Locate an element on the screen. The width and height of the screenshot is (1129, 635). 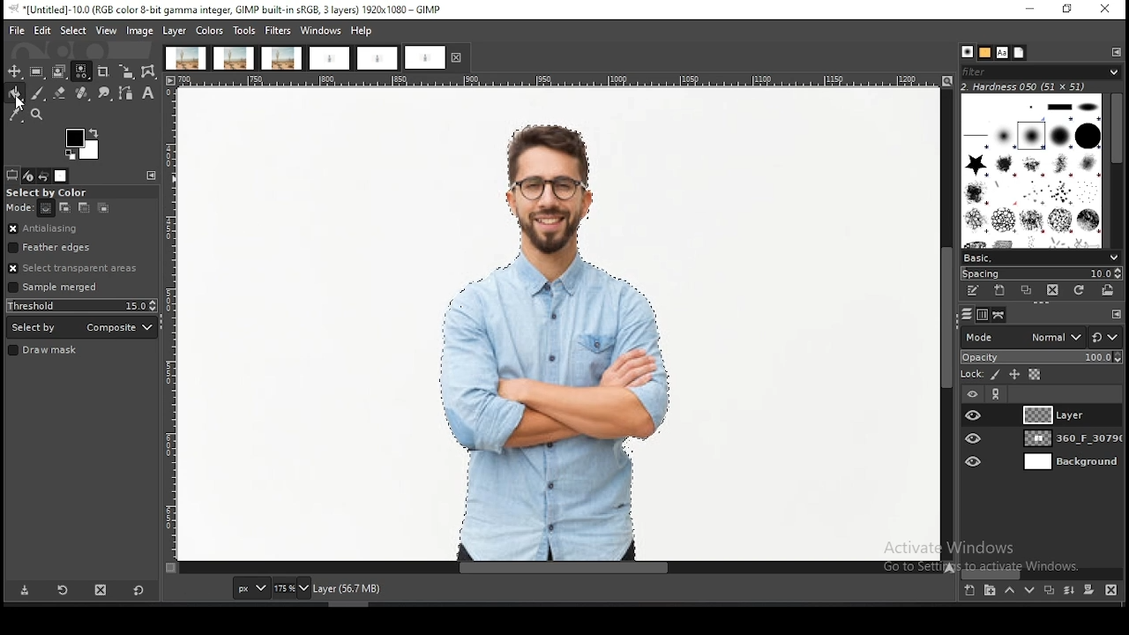
delete layer is located at coordinates (1114, 592).